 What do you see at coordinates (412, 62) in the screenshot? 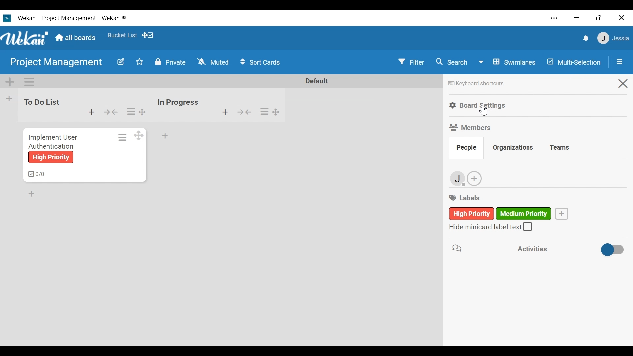
I see `Filter` at bounding box center [412, 62].